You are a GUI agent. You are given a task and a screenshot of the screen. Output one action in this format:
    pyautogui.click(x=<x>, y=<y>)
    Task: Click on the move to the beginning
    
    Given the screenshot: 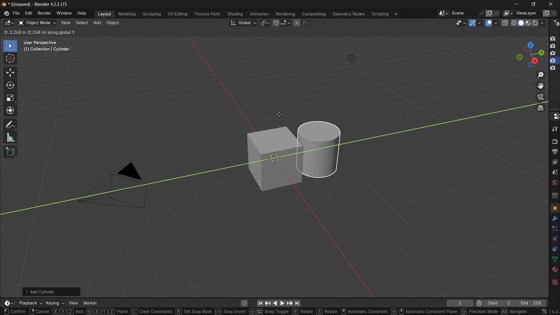 What is the action you would take?
    pyautogui.click(x=261, y=304)
    